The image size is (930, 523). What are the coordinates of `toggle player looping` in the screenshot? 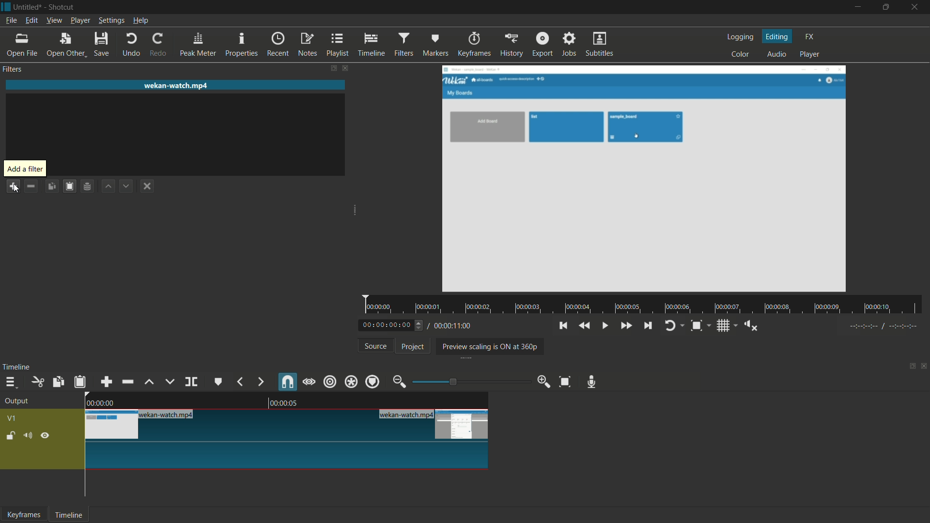 It's located at (673, 325).